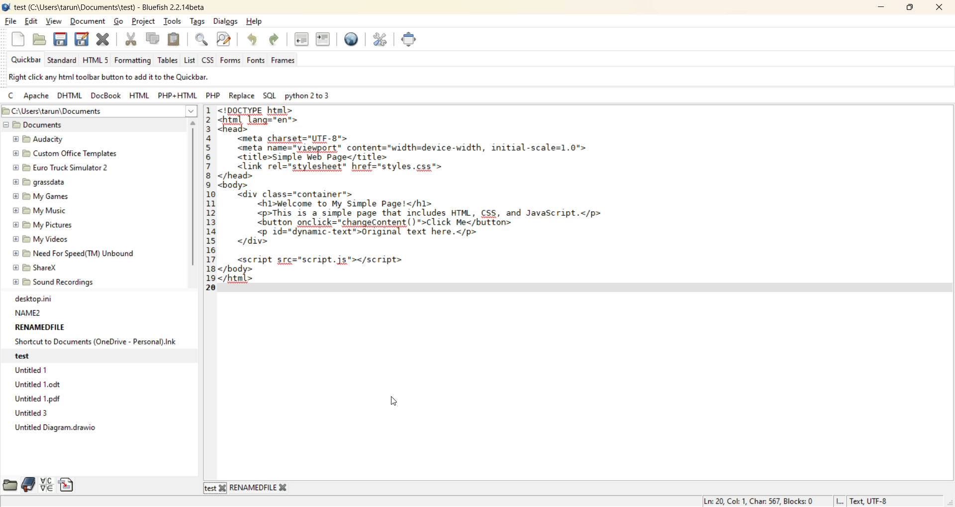  I want to click on ShareX, so click(40, 266).